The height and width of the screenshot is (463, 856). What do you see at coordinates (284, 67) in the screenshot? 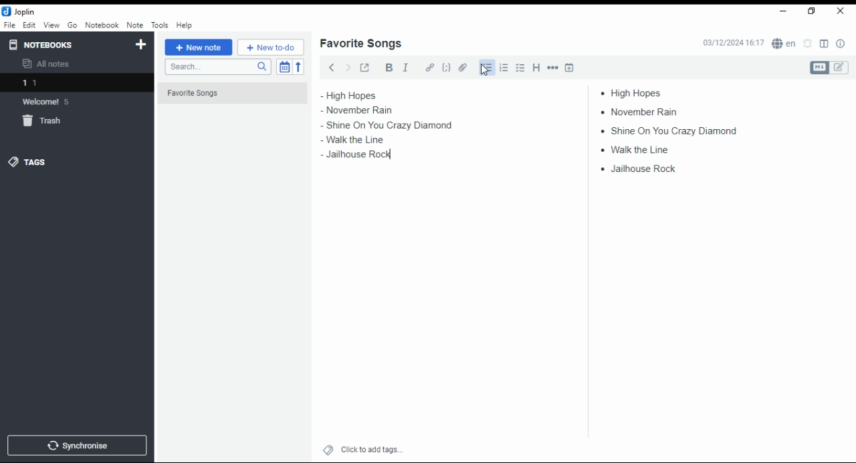
I see `toggle sort order field` at bounding box center [284, 67].